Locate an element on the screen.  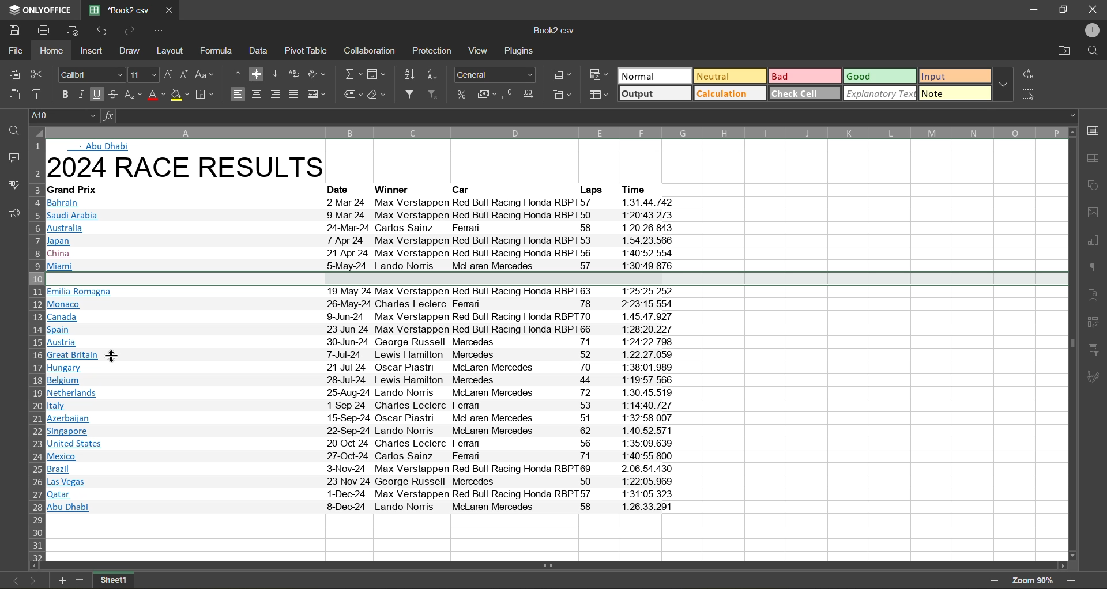
Qatar 1-Dec-24 Max Verstappen Red Bull Racing Honda RBPT57 1:31:05.323 is located at coordinates (359, 494).